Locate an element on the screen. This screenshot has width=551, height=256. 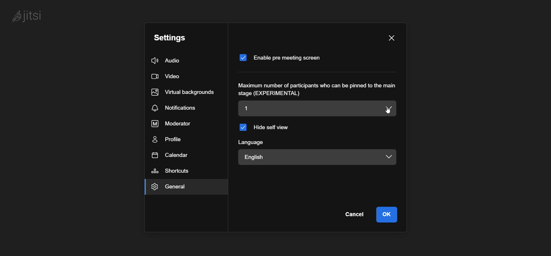
notification is located at coordinates (176, 108).